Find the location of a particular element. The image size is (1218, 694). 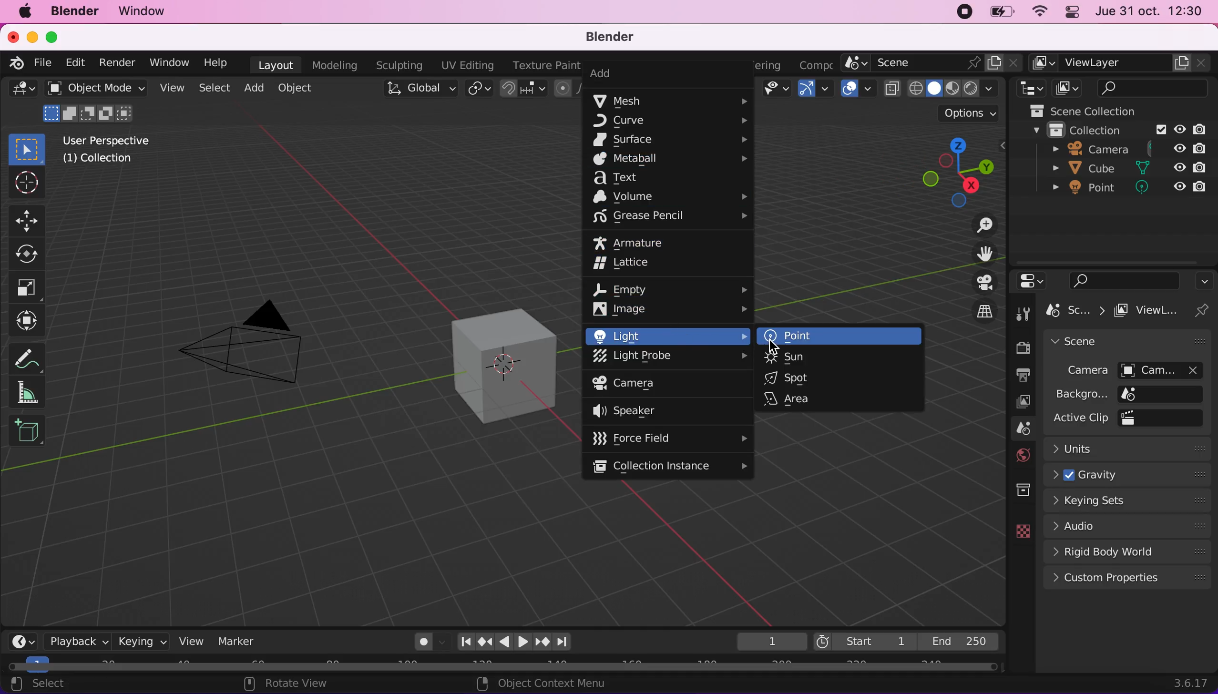

cursor on point is located at coordinates (774, 351).